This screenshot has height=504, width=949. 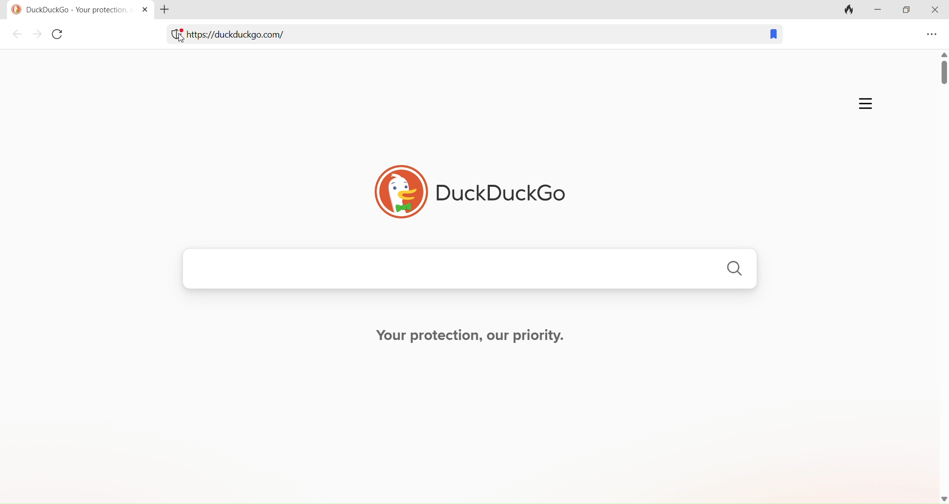 What do you see at coordinates (930, 36) in the screenshot?
I see `menu` at bounding box center [930, 36].